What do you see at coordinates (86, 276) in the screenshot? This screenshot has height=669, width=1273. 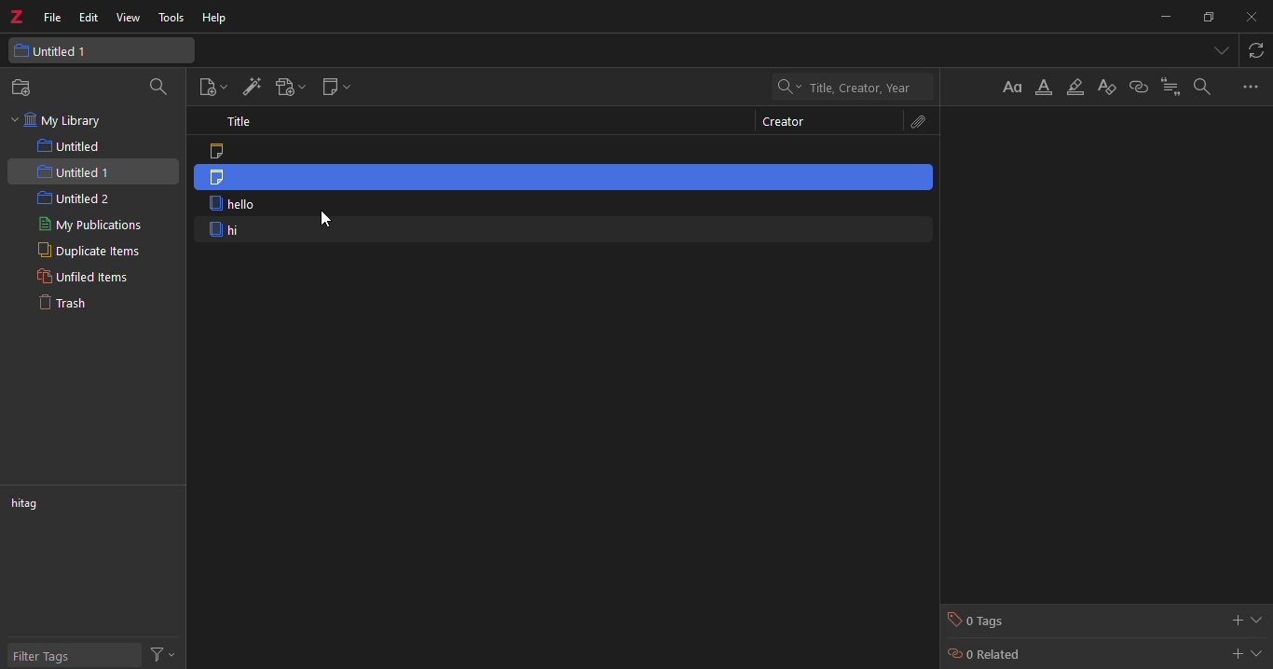 I see `unfiled items` at bounding box center [86, 276].